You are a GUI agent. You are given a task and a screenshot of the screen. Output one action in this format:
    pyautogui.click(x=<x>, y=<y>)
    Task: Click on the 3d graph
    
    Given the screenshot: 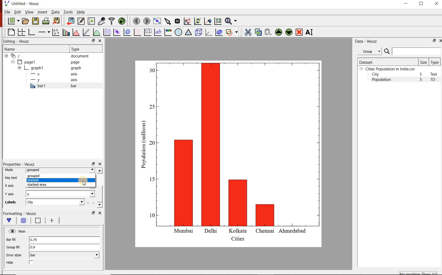 What is the action you would take?
    pyautogui.click(x=208, y=32)
    